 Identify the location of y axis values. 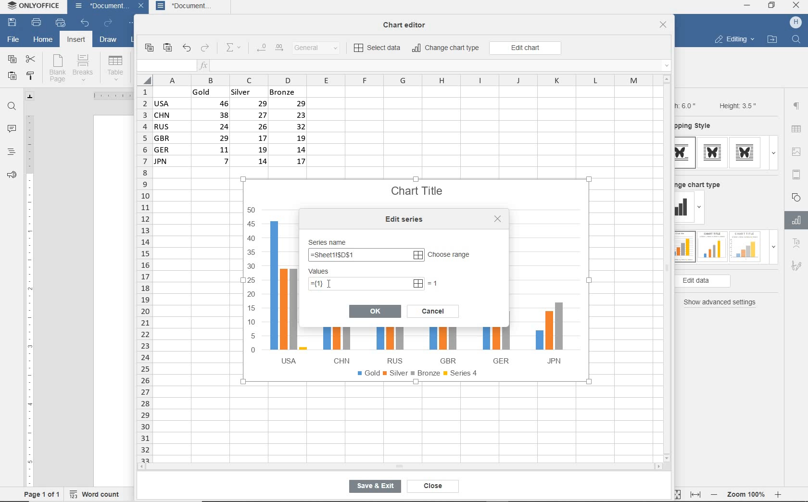
(252, 281).